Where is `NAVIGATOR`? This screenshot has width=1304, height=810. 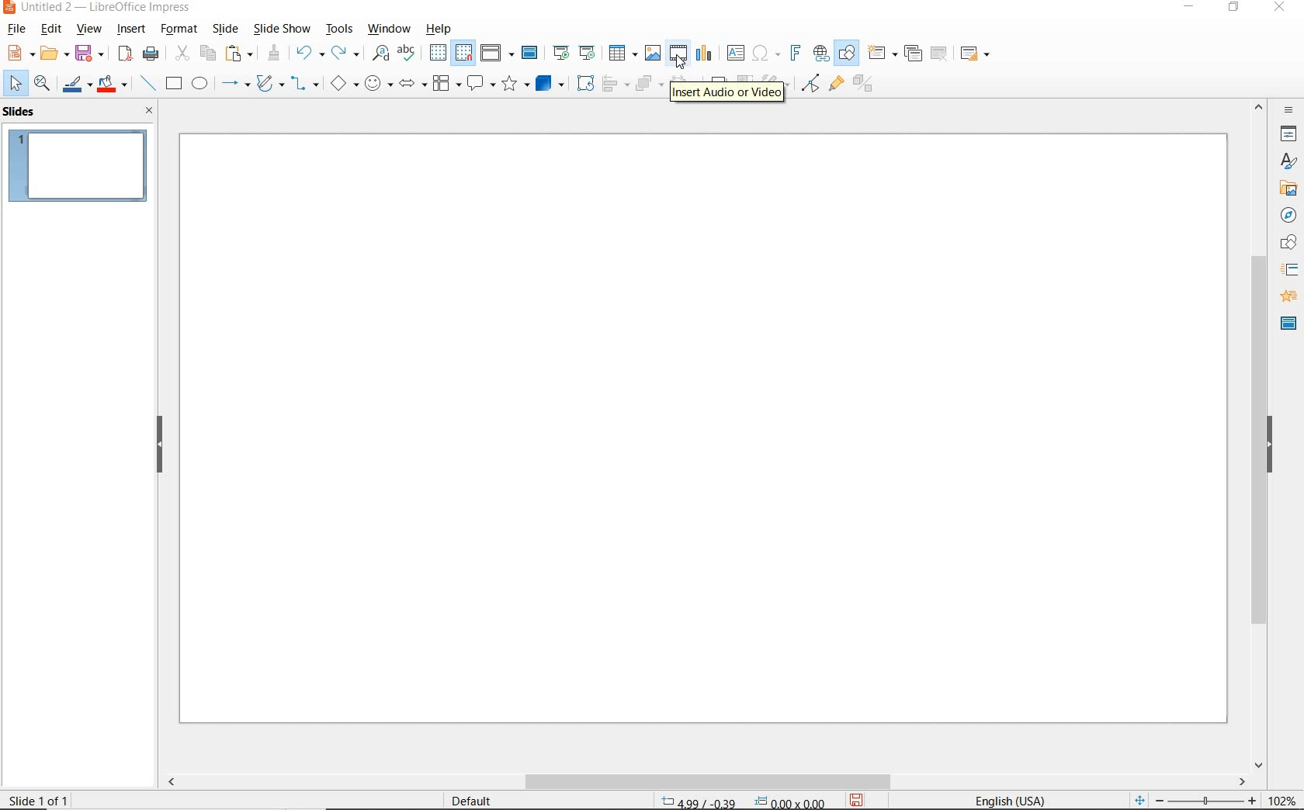 NAVIGATOR is located at coordinates (1288, 217).